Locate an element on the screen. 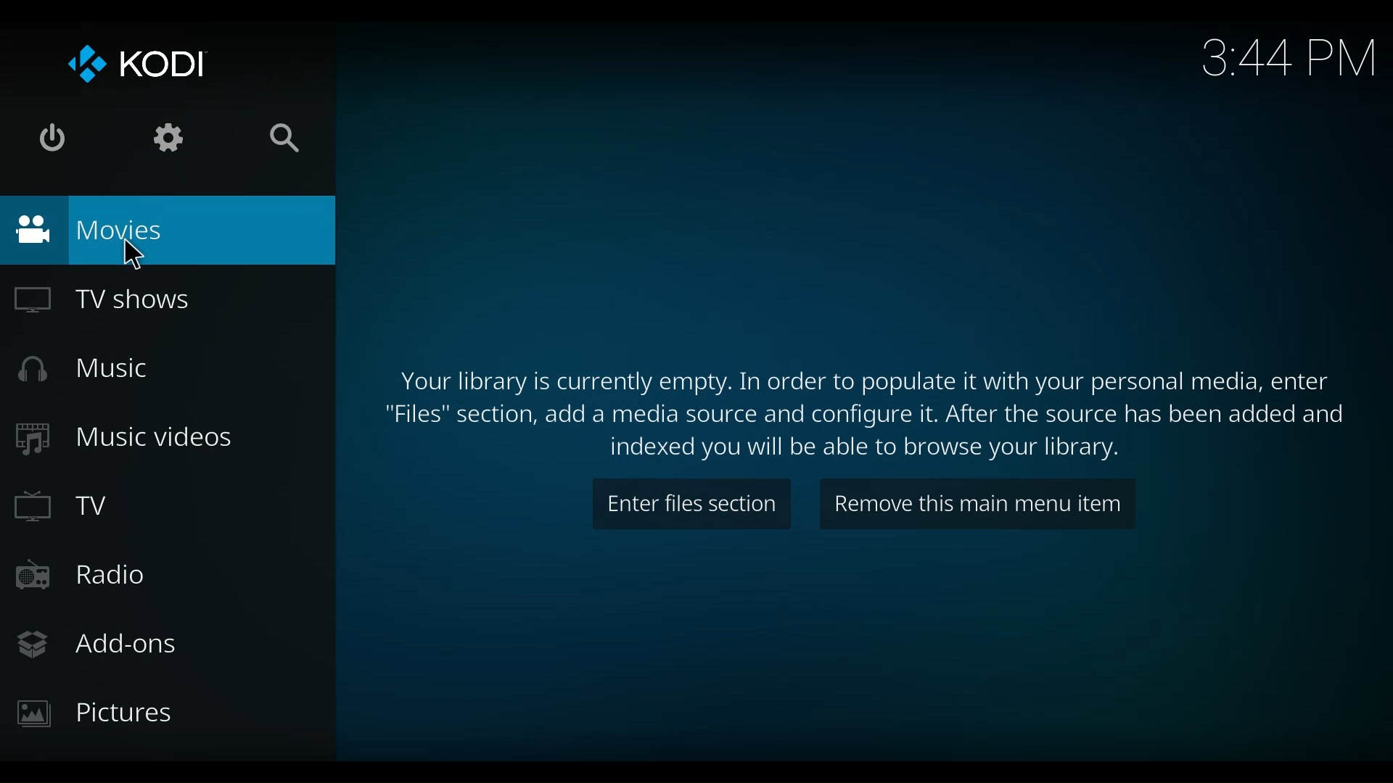 This screenshot has height=783, width=1393. Music Videos is located at coordinates (132, 438).